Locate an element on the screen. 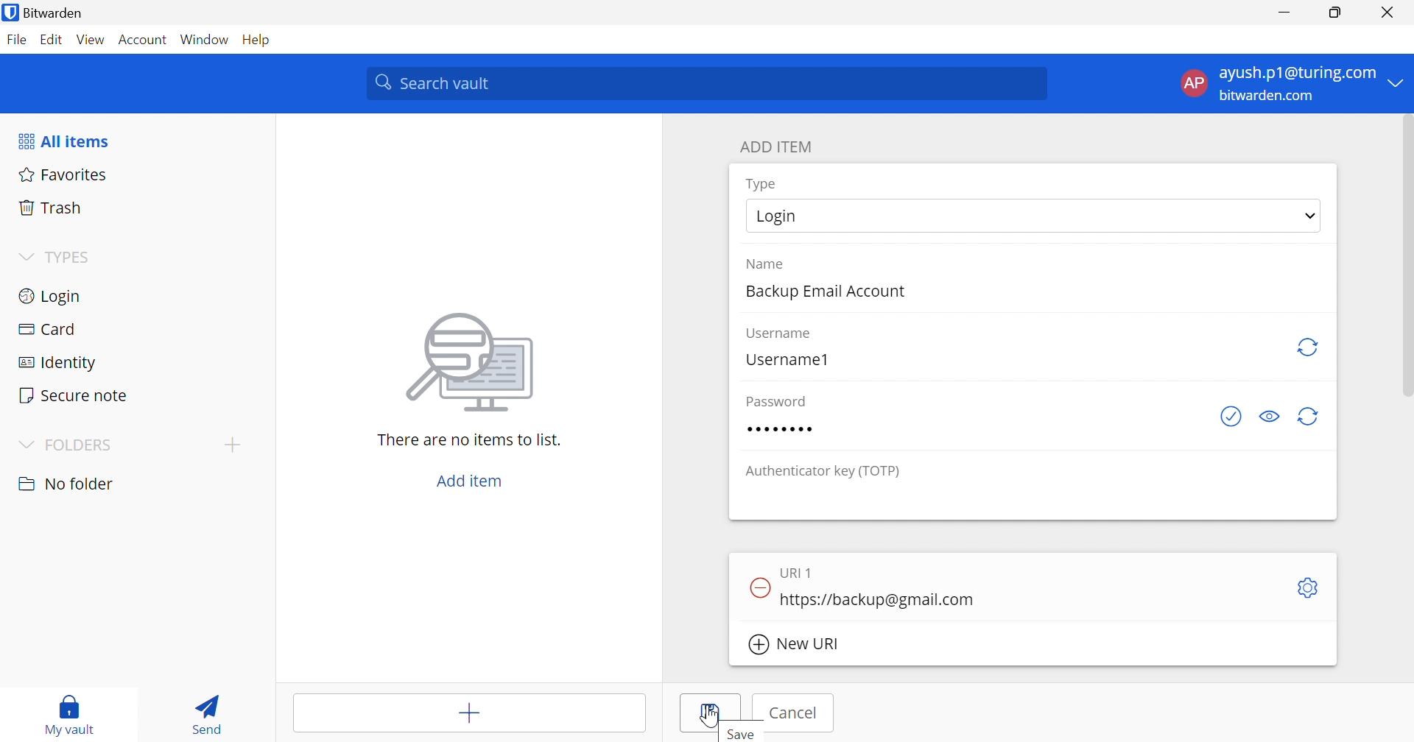  ADD ITEM is located at coordinates (776, 148).